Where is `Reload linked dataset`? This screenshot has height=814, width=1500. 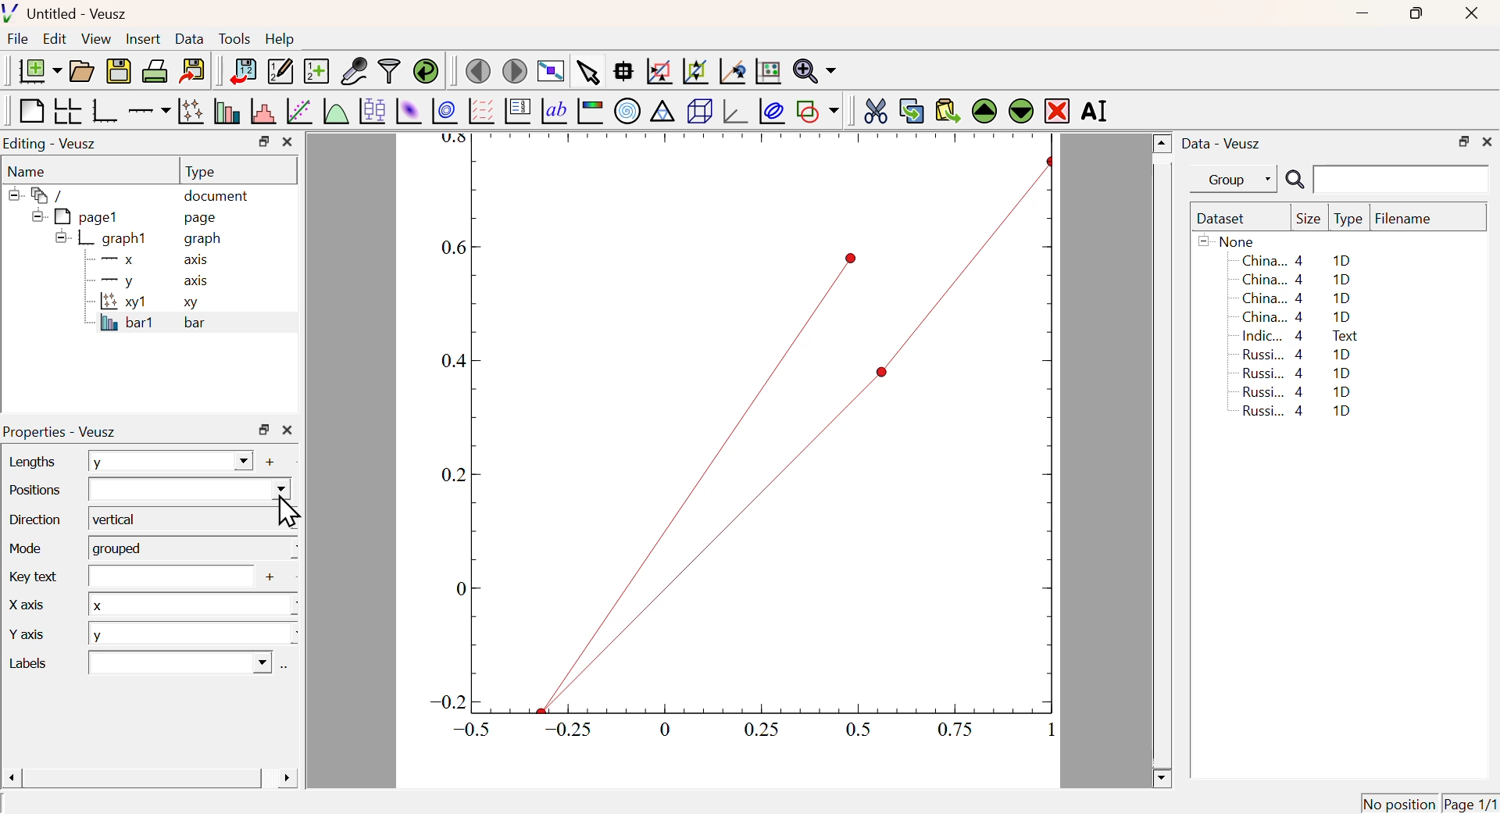 Reload linked dataset is located at coordinates (426, 70).